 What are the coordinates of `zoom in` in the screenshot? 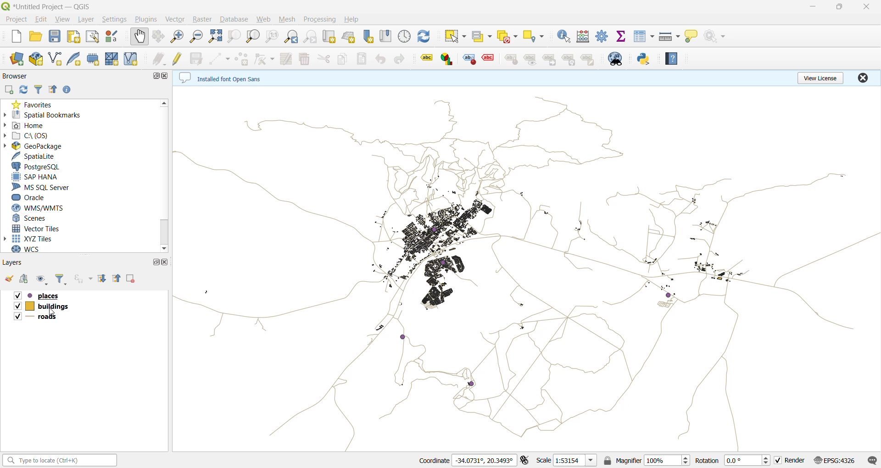 It's located at (178, 37).